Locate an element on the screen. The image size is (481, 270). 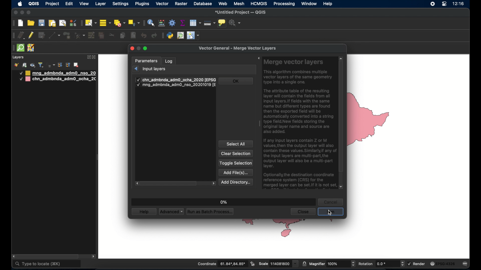
open field calculator is located at coordinates (162, 23).